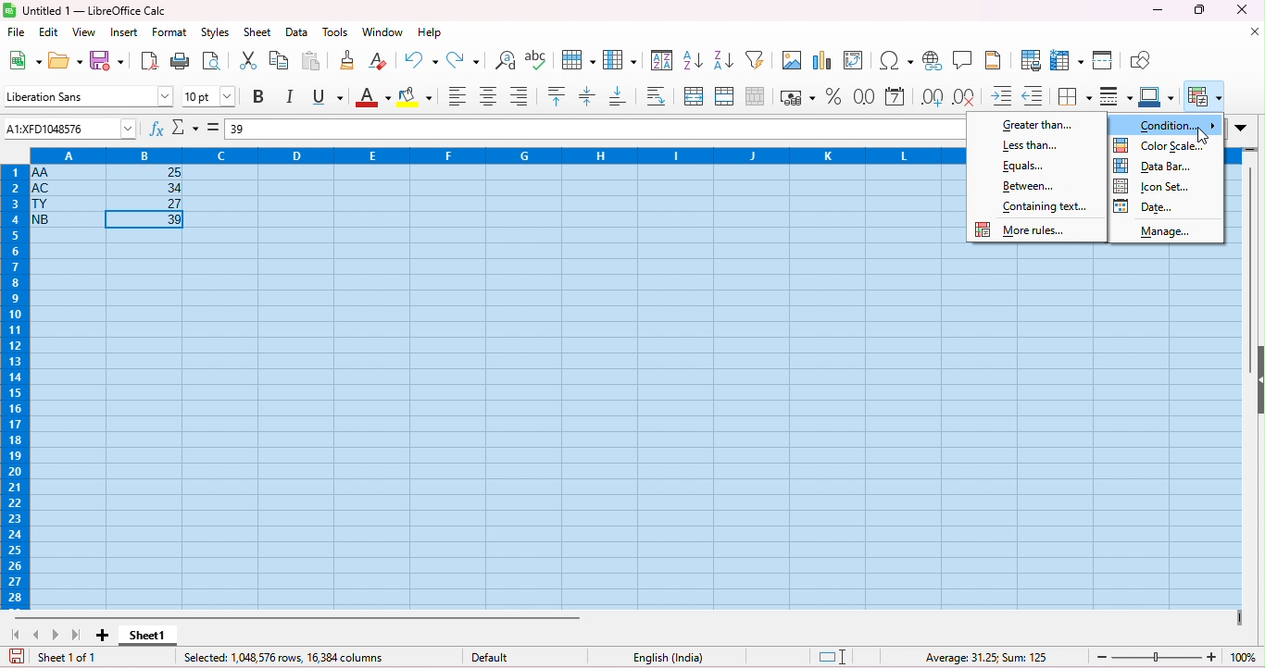 The width and height of the screenshot is (1265, 668). I want to click on align center, so click(489, 97).